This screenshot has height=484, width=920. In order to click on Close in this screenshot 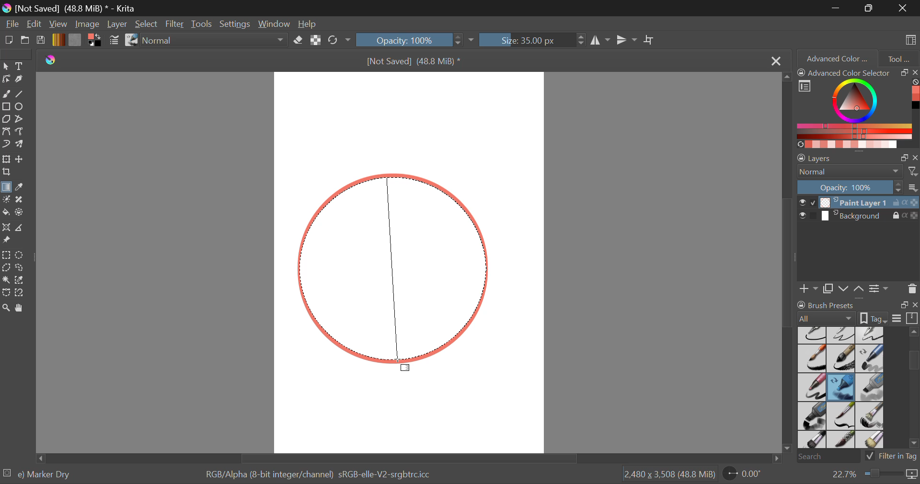, I will do `click(903, 8)`.